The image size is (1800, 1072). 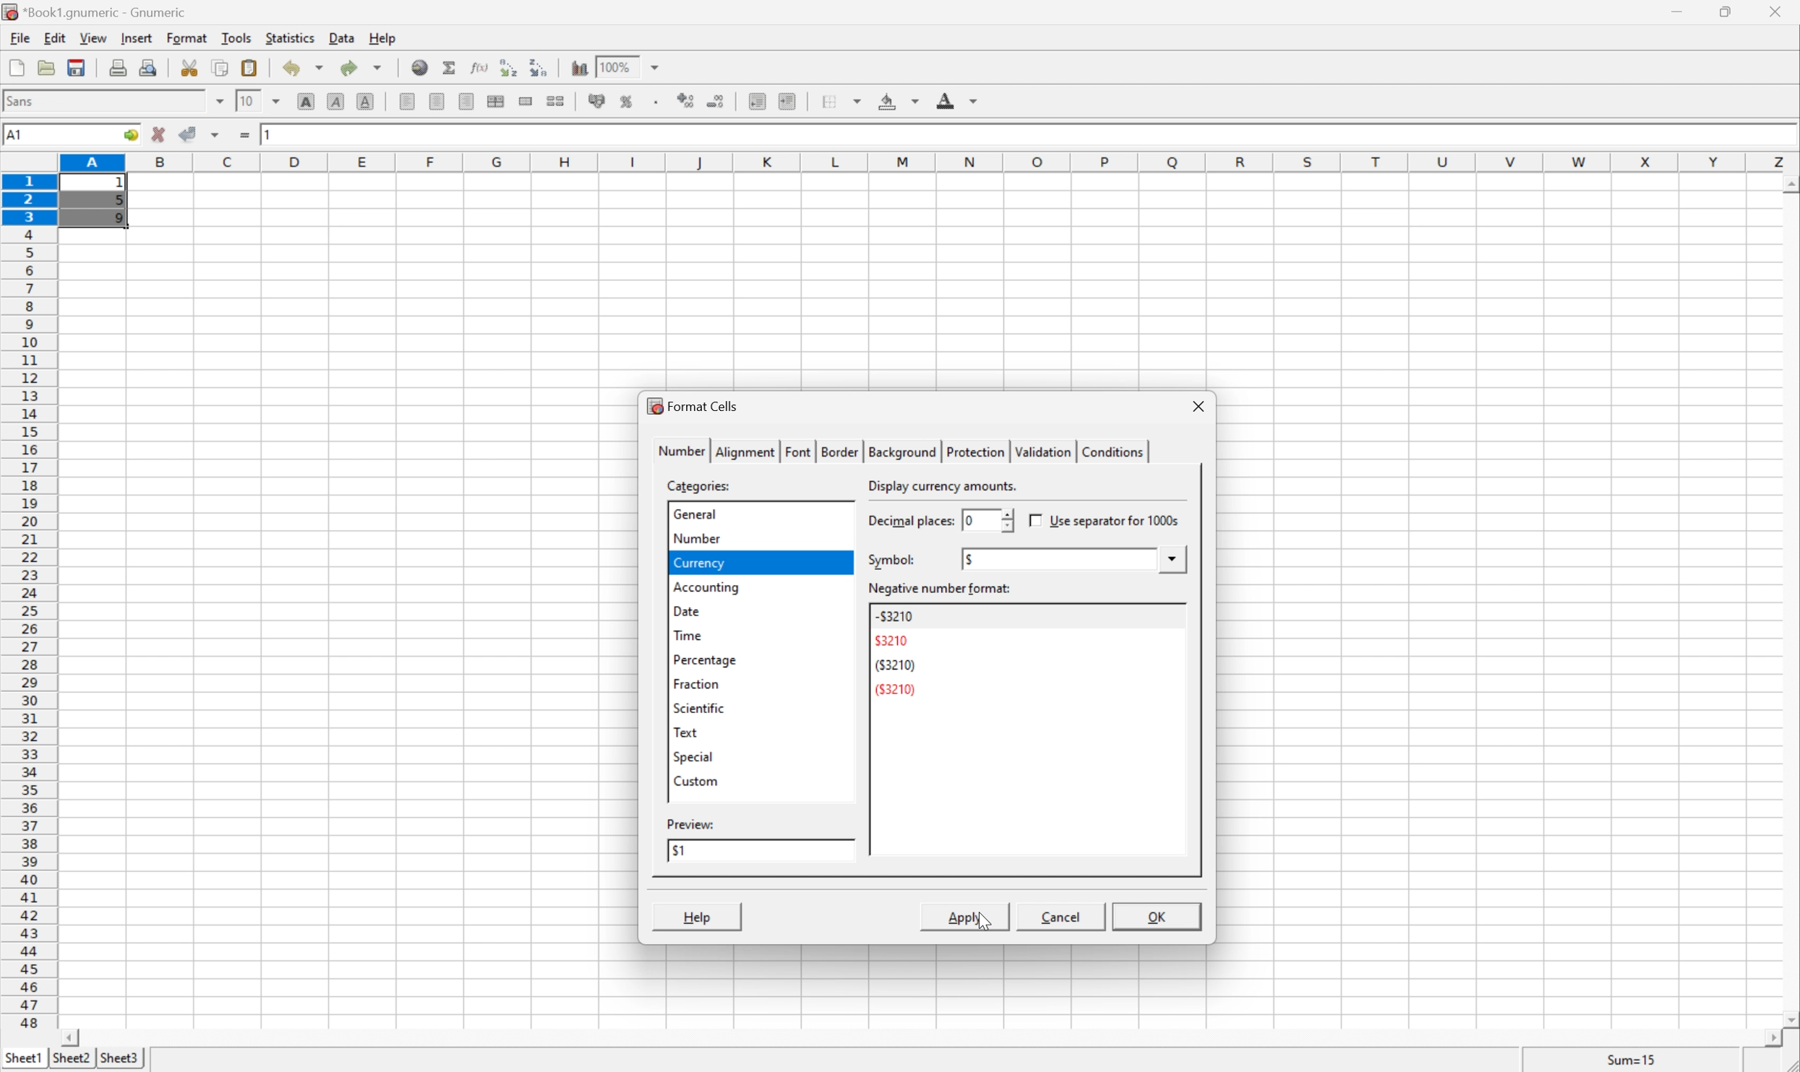 I want to click on drop down, so click(x=659, y=66).